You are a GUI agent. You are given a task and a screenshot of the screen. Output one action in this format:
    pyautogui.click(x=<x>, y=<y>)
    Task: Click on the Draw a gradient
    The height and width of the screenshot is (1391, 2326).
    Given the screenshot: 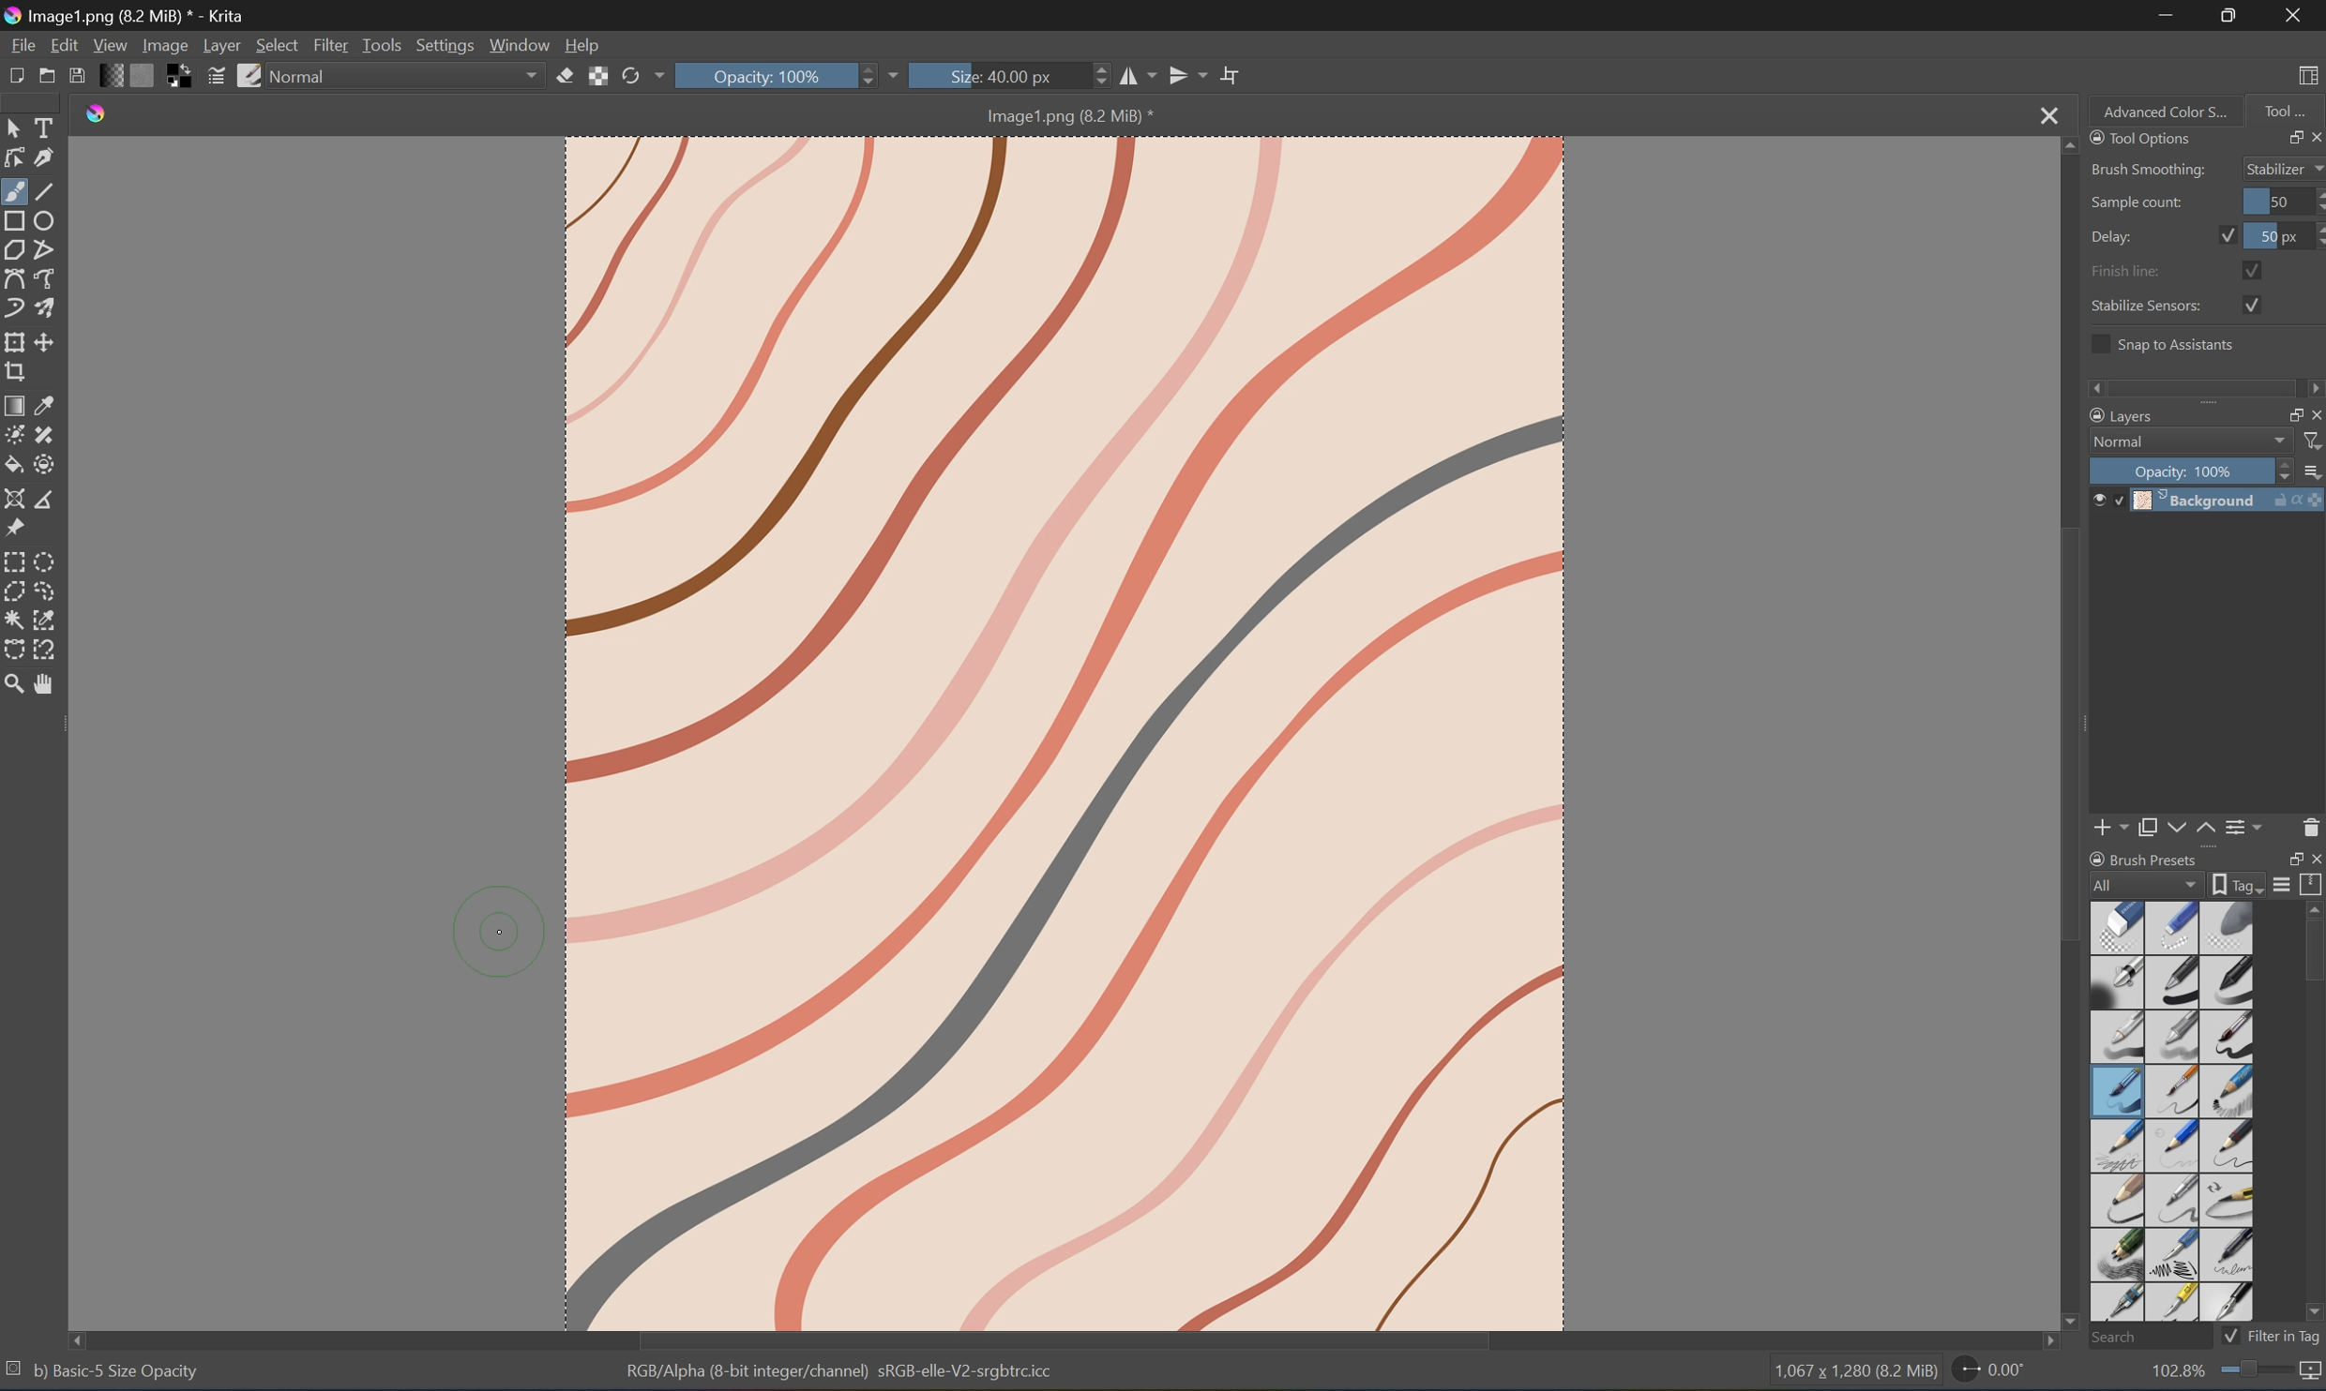 What is the action you would take?
    pyautogui.click(x=16, y=404)
    